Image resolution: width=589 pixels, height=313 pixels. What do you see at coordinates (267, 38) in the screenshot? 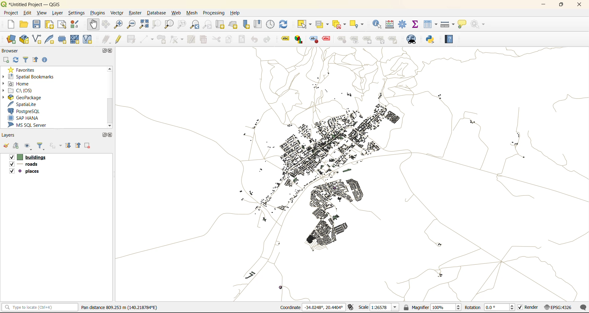
I see `redo` at bounding box center [267, 38].